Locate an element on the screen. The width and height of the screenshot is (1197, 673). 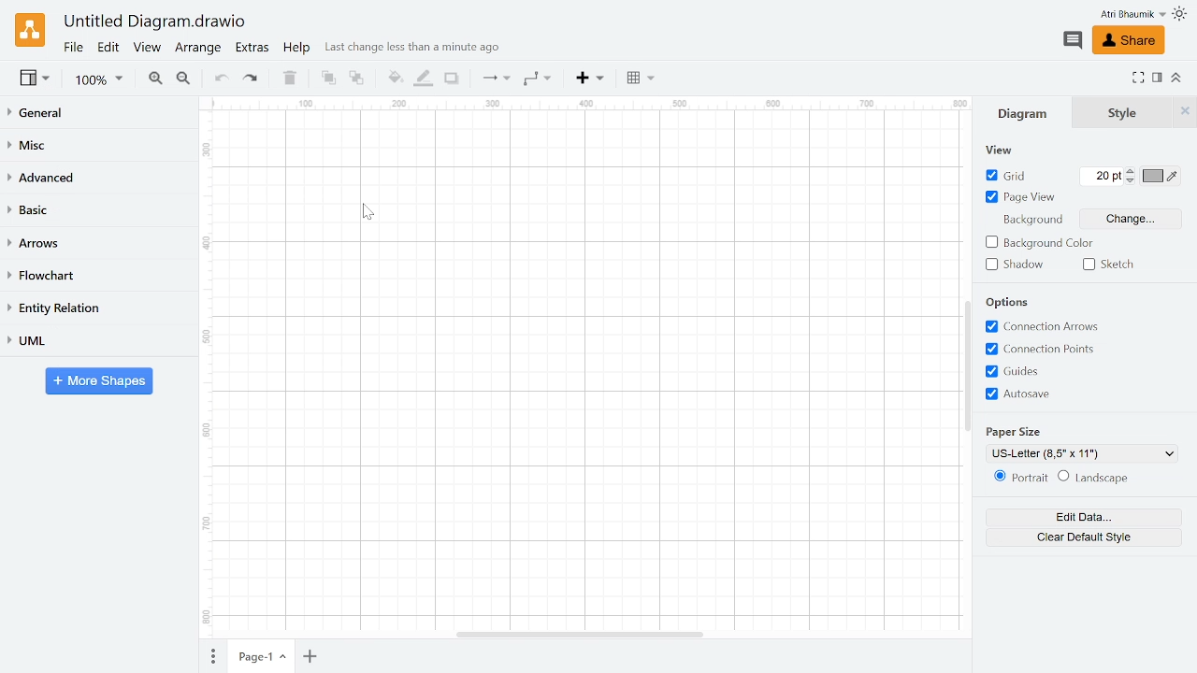
Insert is located at coordinates (590, 79).